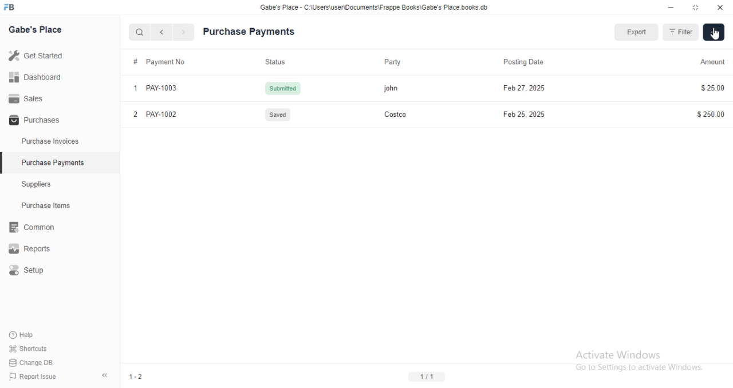 The width and height of the screenshot is (733, 388). What do you see at coordinates (715, 37) in the screenshot?
I see `cursor` at bounding box center [715, 37].